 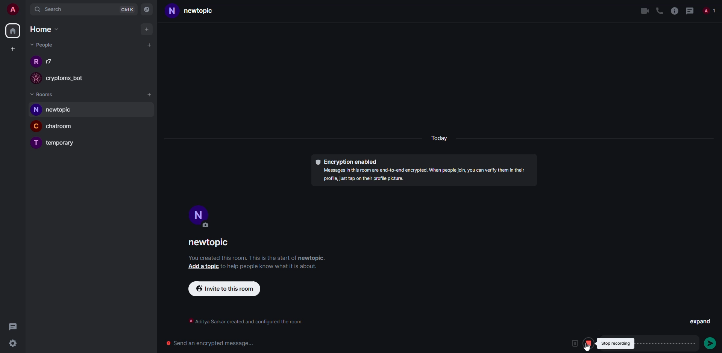 What do you see at coordinates (36, 110) in the screenshot?
I see `N` at bounding box center [36, 110].